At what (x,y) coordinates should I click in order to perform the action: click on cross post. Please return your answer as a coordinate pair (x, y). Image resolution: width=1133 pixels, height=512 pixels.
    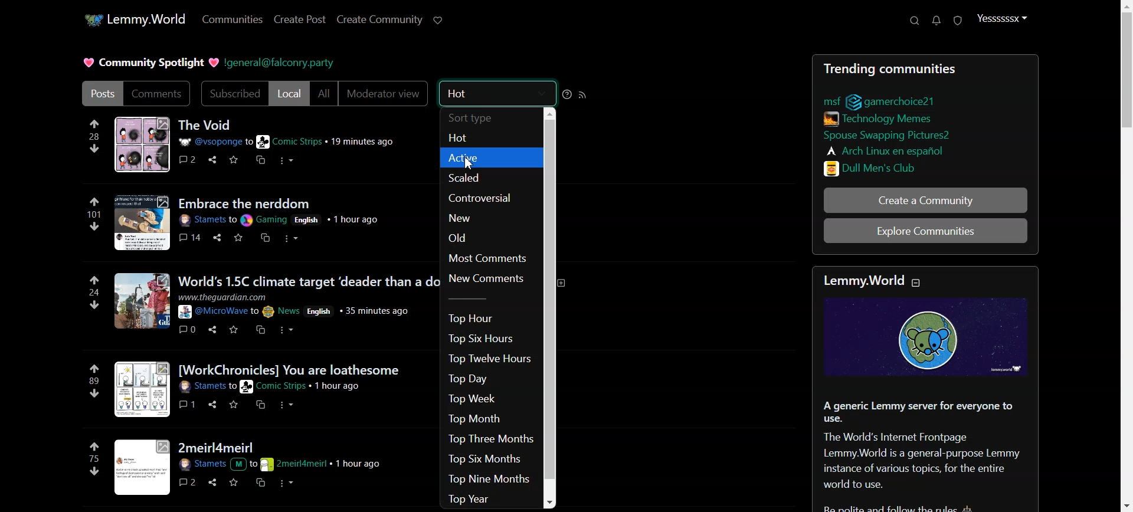
    Looking at the image, I should click on (260, 327).